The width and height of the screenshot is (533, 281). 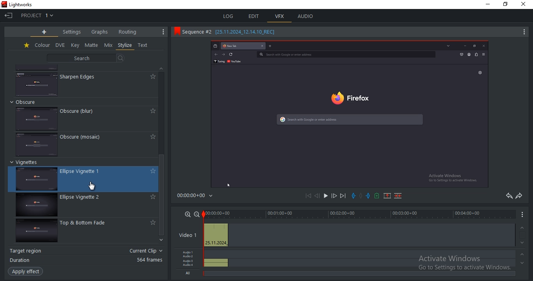 What do you see at coordinates (187, 235) in the screenshot?
I see `Video 1` at bounding box center [187, 235].